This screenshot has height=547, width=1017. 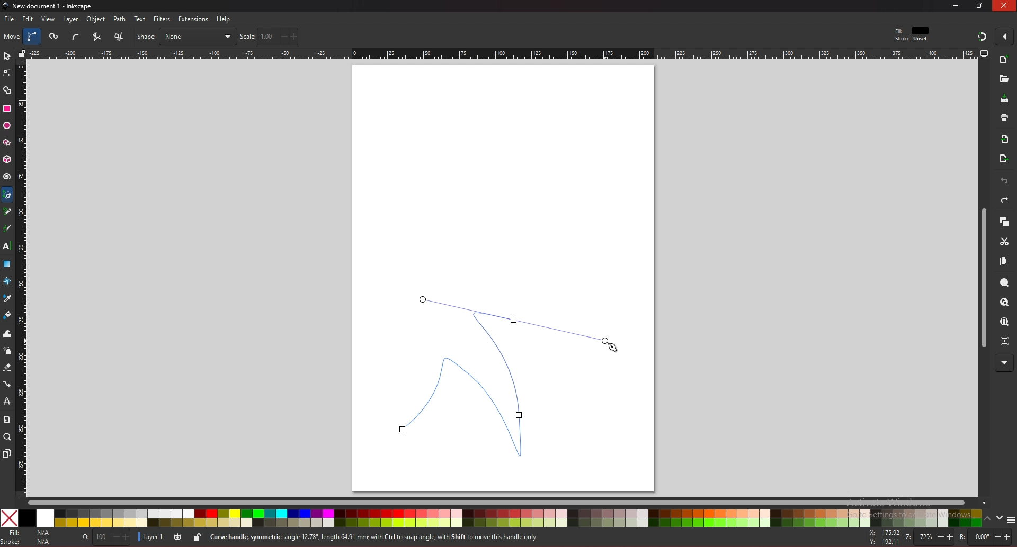 I want to click on x and y coordinates, so click(x=884, y=537).